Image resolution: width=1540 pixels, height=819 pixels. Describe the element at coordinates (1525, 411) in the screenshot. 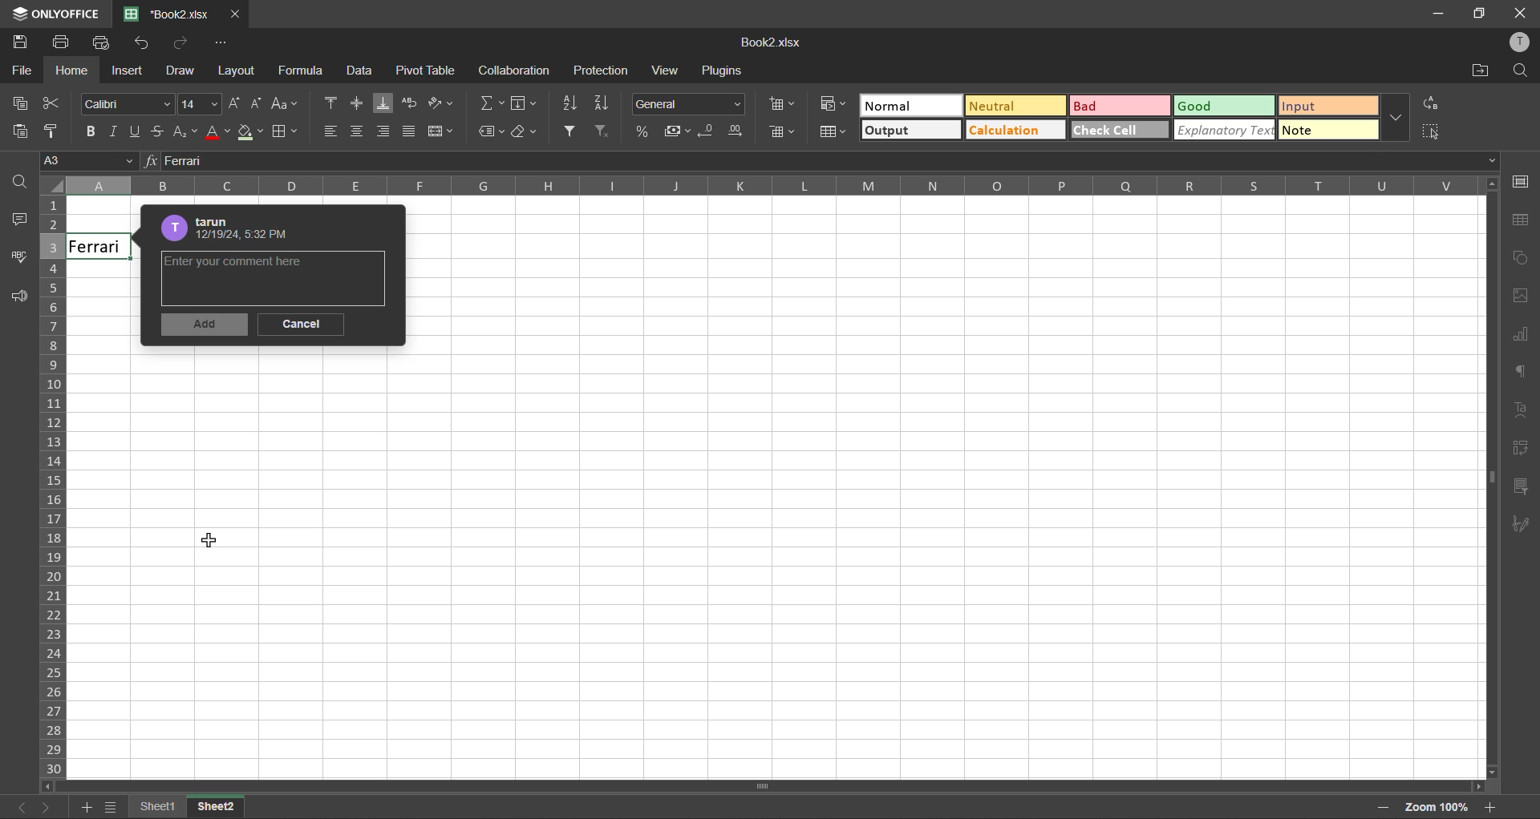

I see `text` at that location.